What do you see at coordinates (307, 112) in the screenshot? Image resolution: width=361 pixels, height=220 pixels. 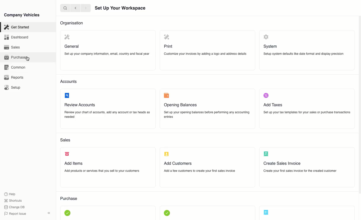 I see `Set up your tax templates for your sales or purchase transactions` at bounding box center [307, 112].